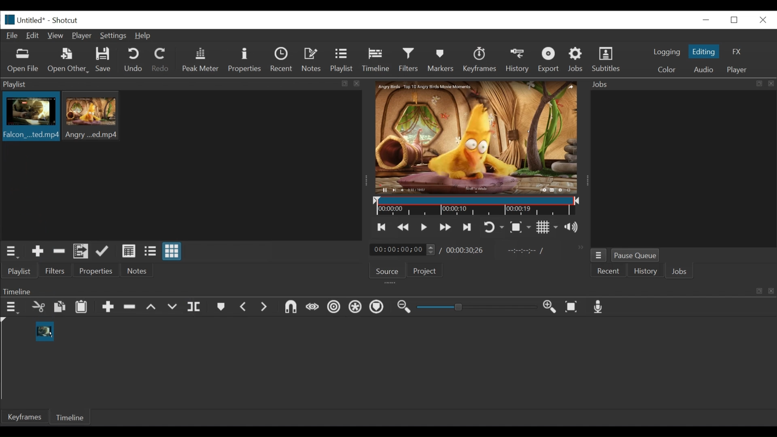  What do you see at coordinates (520, 228) in the screenshot?
I see `Toggle zoom` at bounding box center [520, 228].